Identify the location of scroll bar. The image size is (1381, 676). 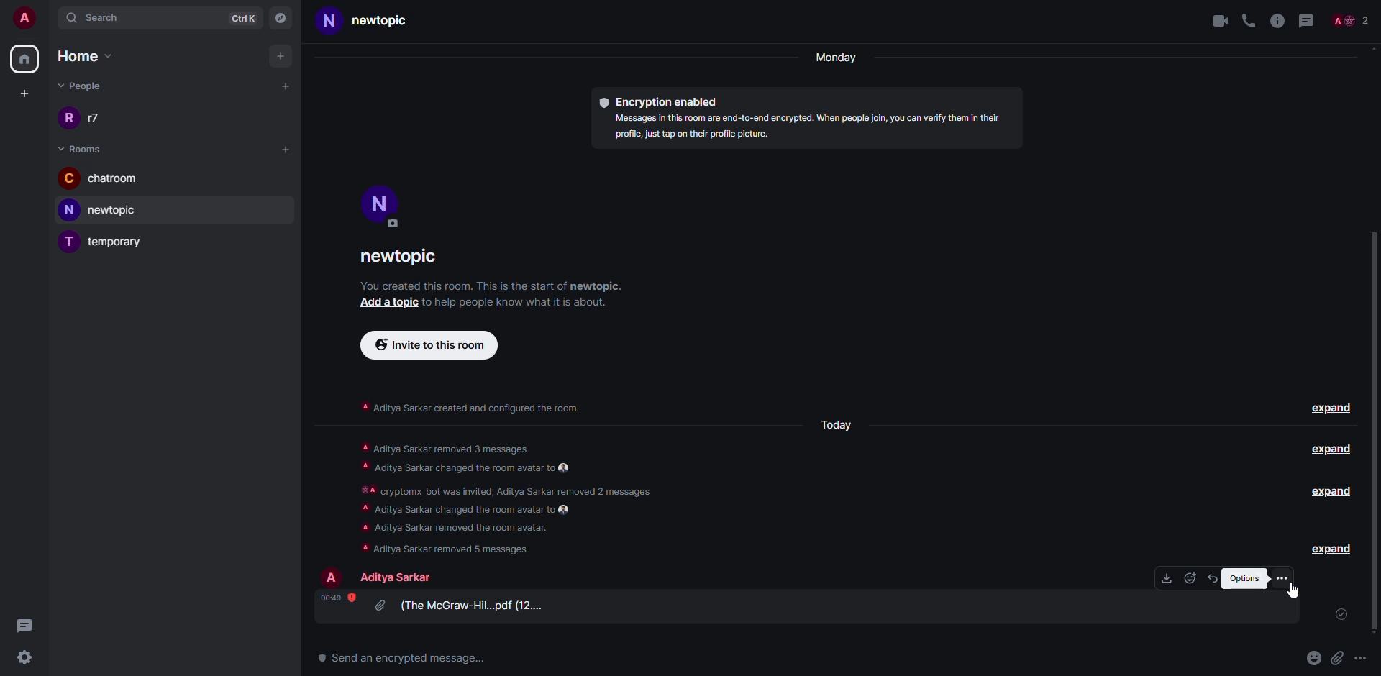
(1384, 431).